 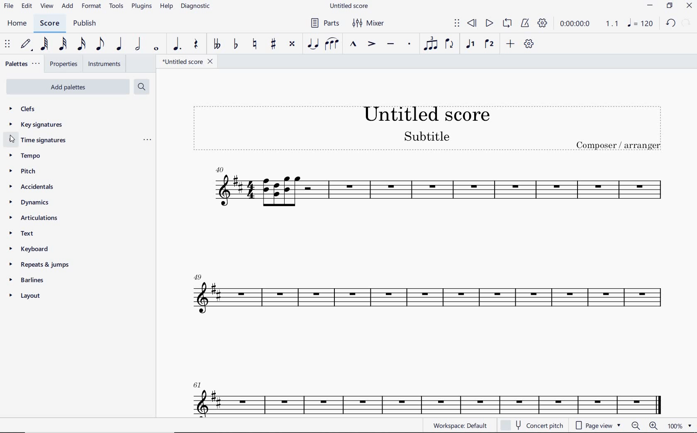 I want to click on 64TH NOTE, so click(x=44, y=44).